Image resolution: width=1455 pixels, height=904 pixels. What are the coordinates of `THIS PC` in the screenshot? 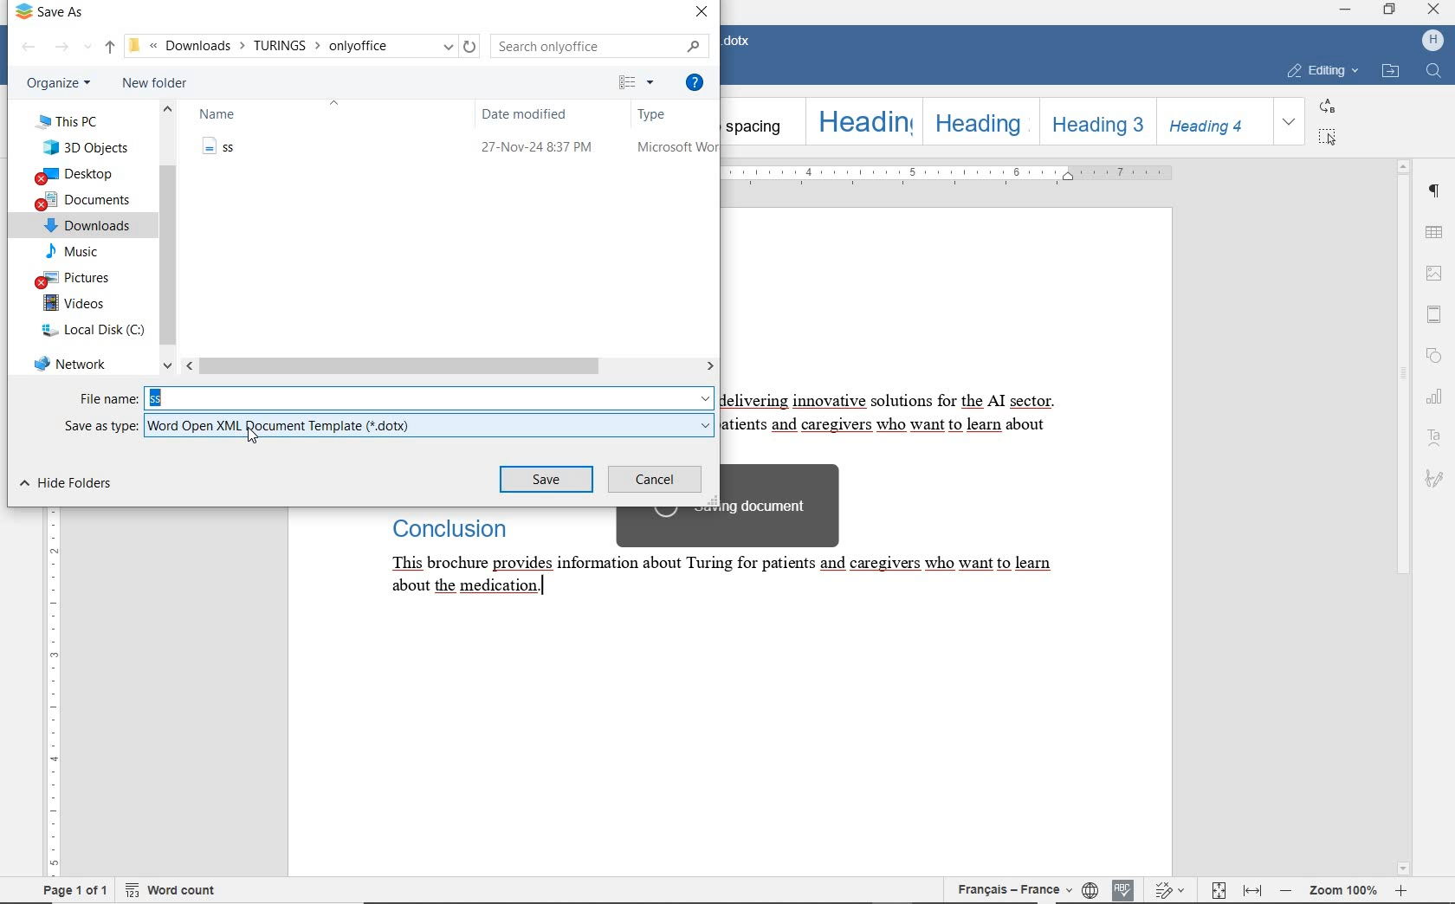 It's located at (79, 119).